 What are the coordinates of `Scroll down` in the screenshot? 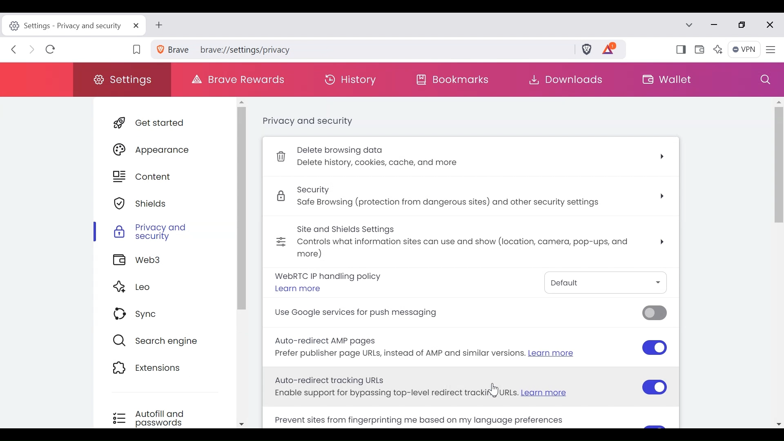 It's located at (779, 423).